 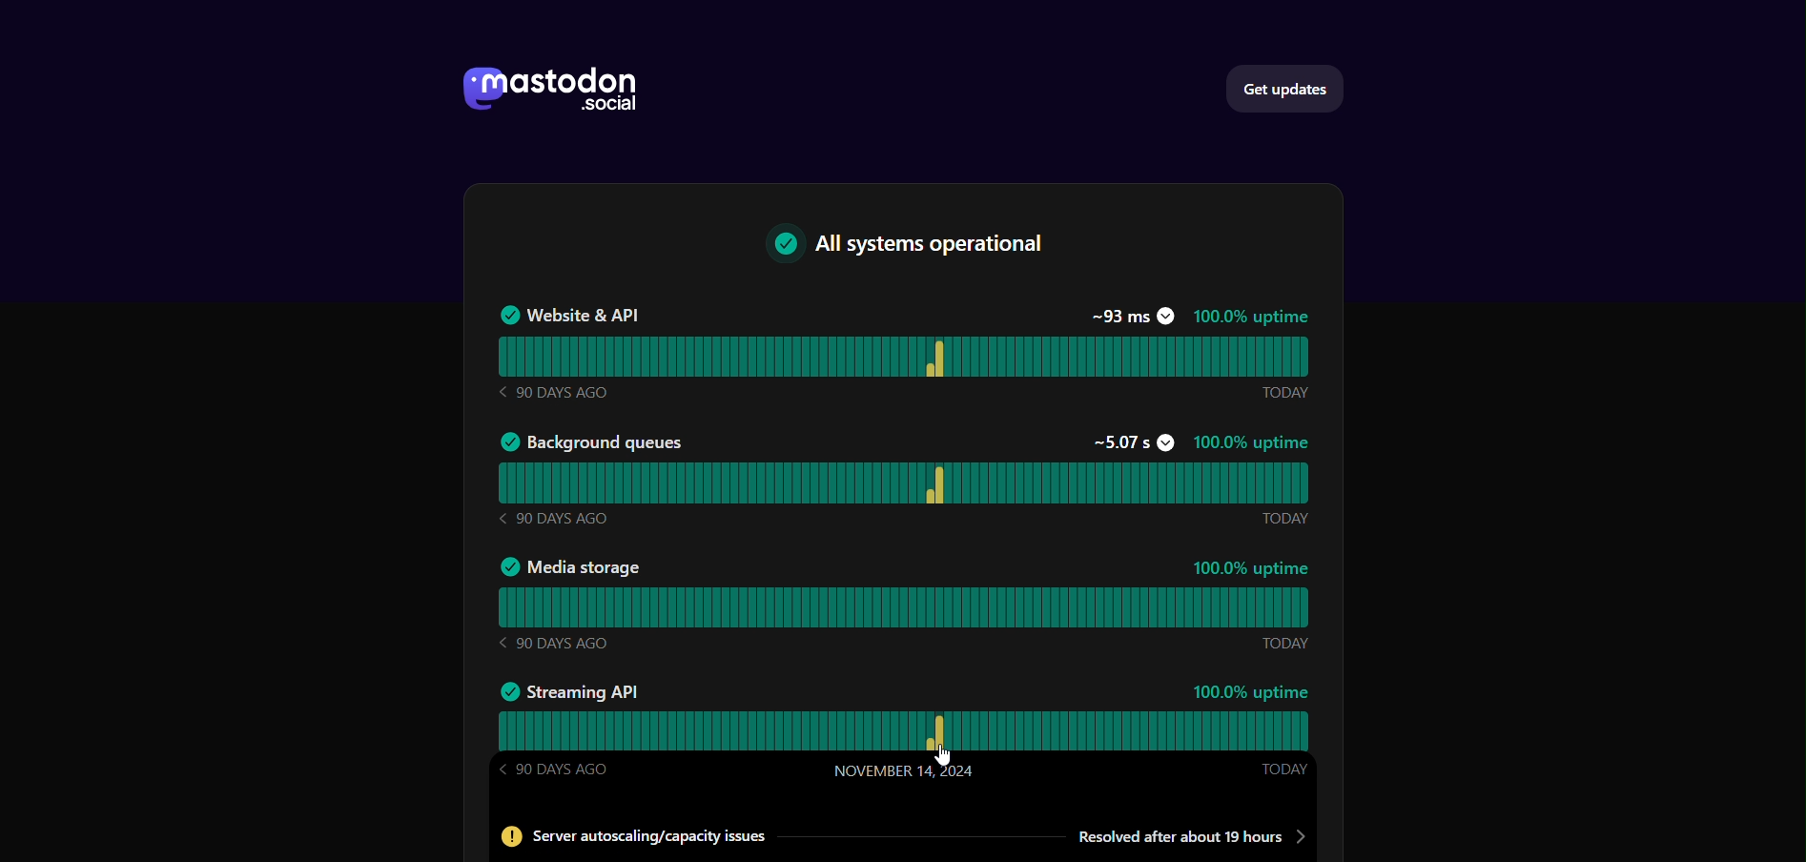 What do you see at coordinates (591, 441) in the screenshot?
I see `Bg queue info` at bounding box center [591, 441].